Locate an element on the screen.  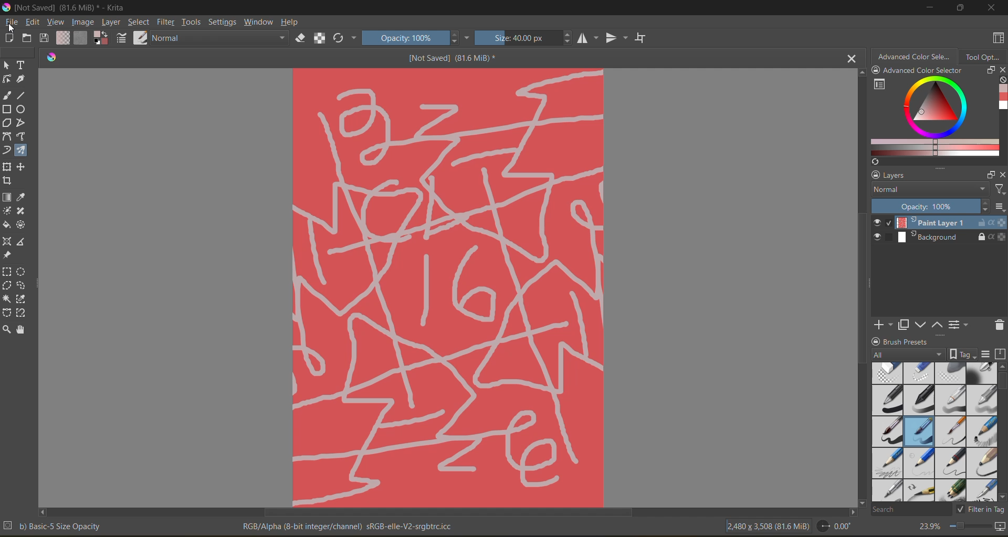
Brush presets is located at coordinates (910, 340).